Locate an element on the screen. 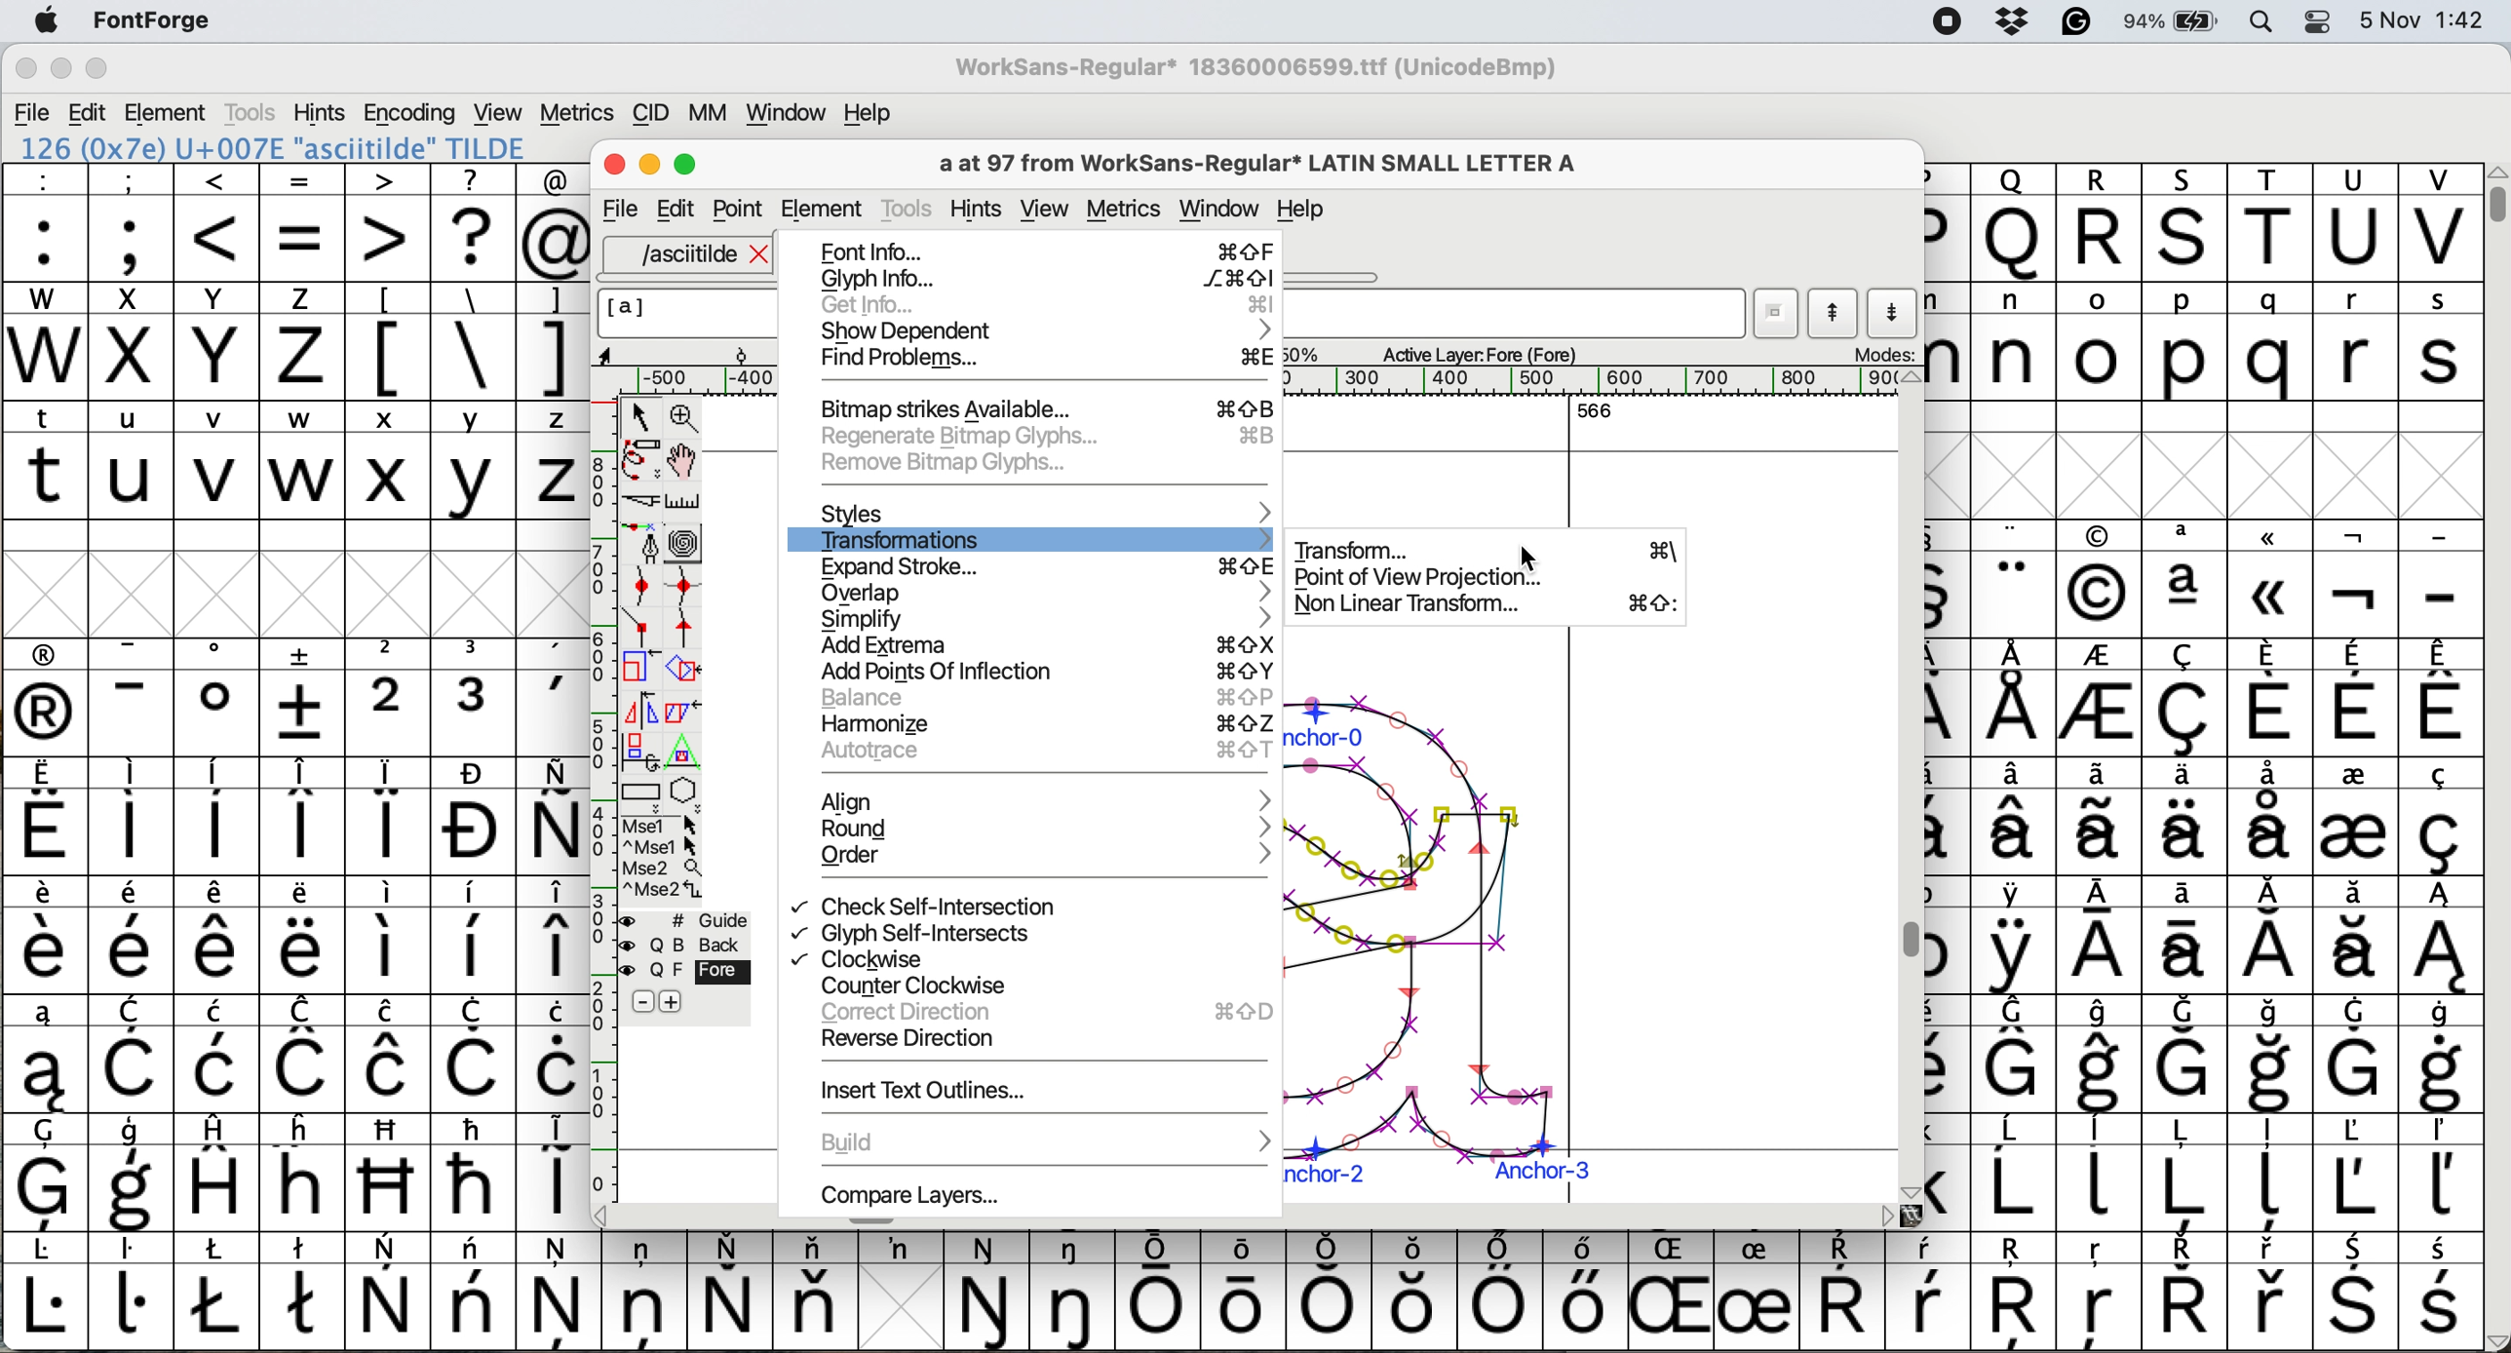 This screenshot has width=2511, height=1353. scroll button is located at coordinates (1887, 1215).